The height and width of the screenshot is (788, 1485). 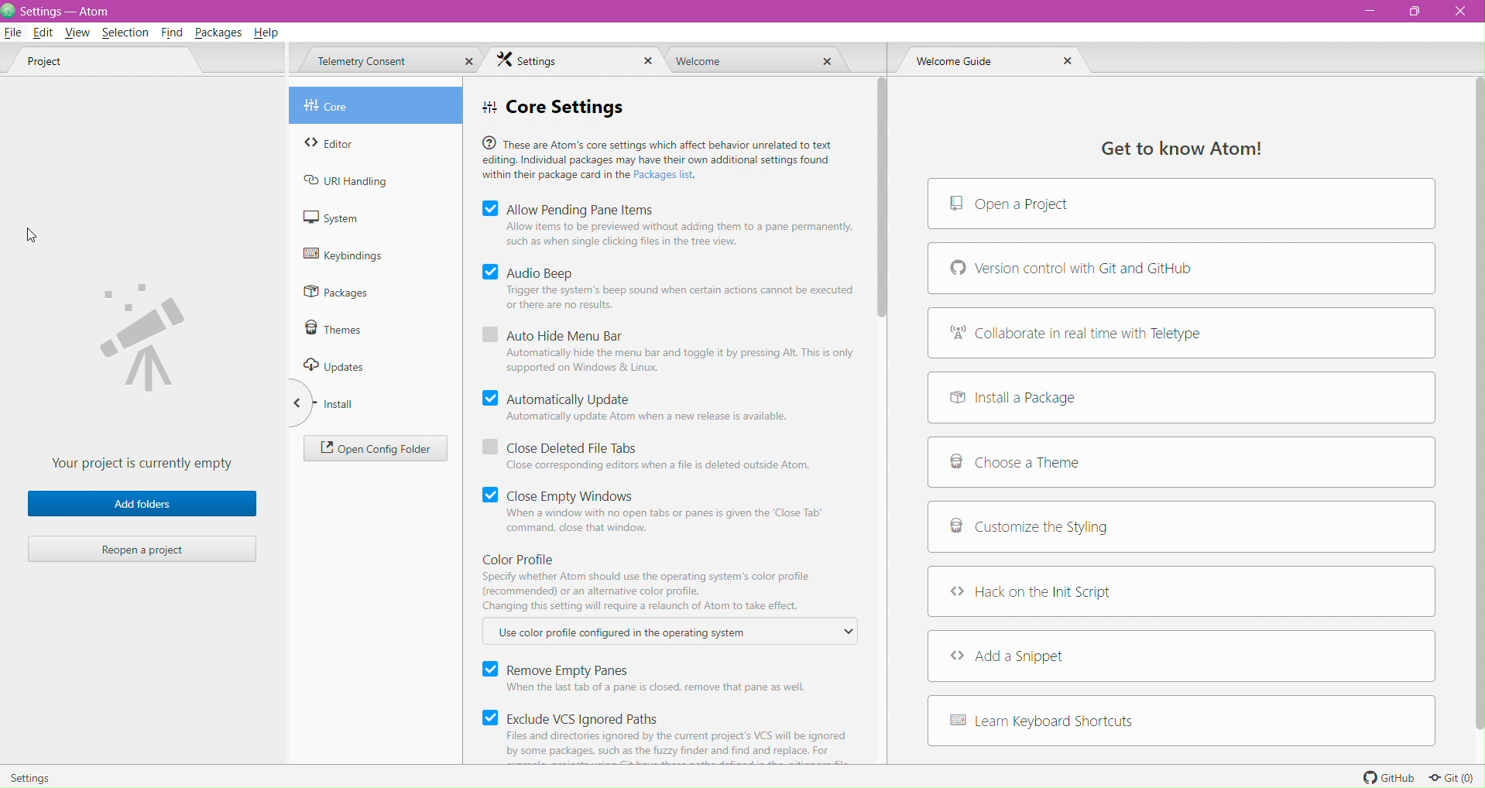 I want to click on Edit, so click(x=43, y=33).